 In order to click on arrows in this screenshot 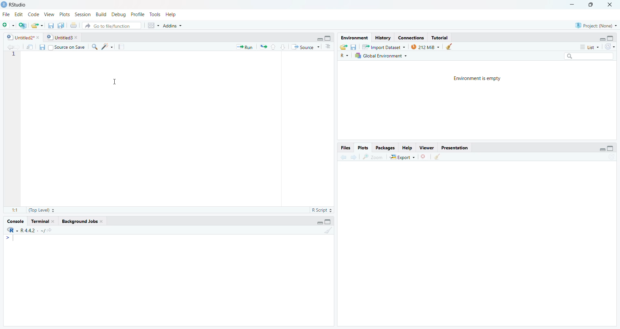, I will do `click(262, 47)`.